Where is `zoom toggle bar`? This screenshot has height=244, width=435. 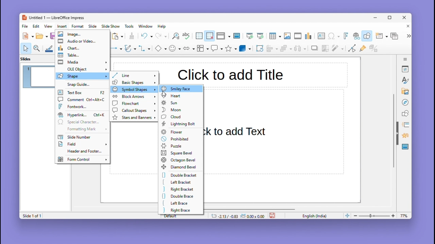 zoom toggle bar is located at coordinates (376, 216).